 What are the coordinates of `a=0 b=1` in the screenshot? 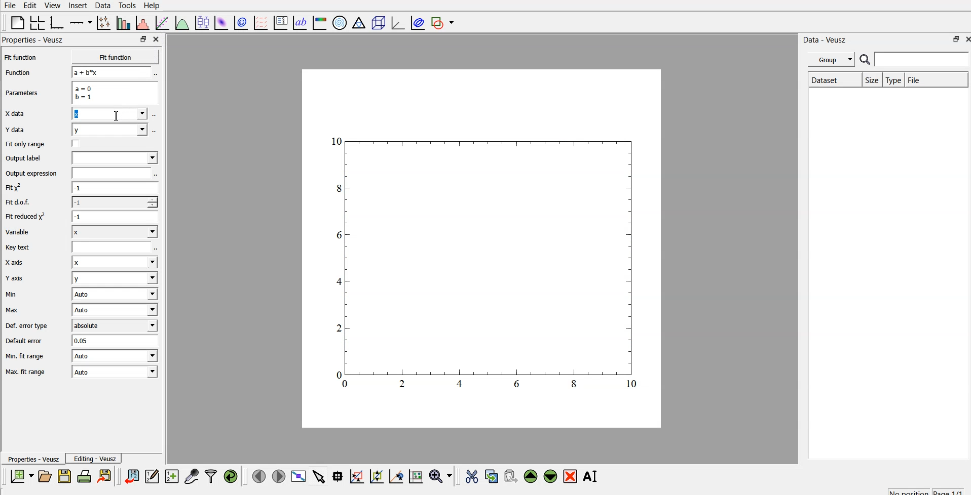 It's located at (113, 94).